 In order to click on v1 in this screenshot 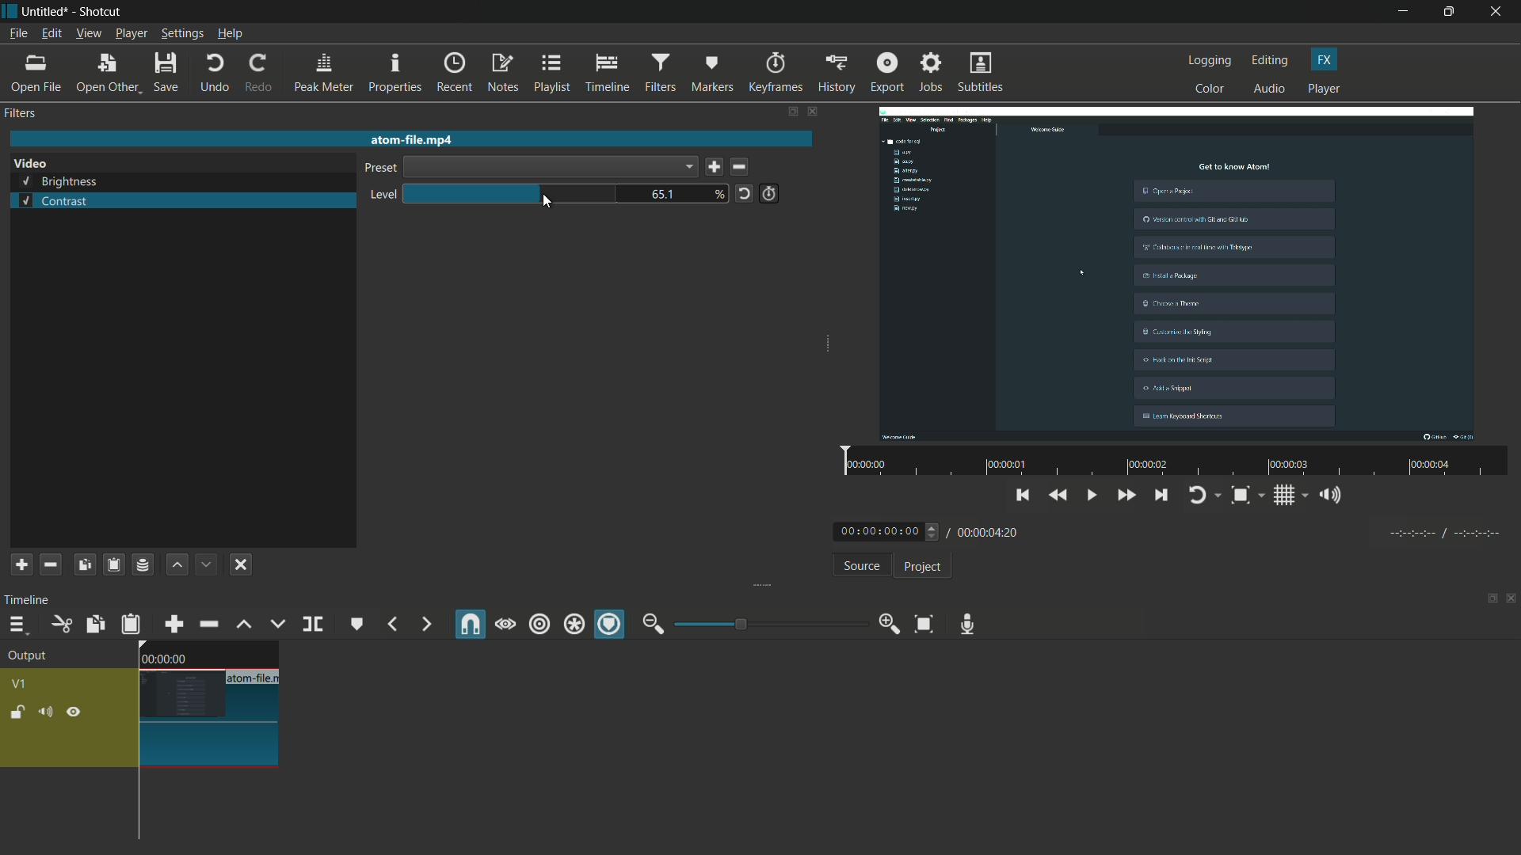, I will do `click(22, 682)`.